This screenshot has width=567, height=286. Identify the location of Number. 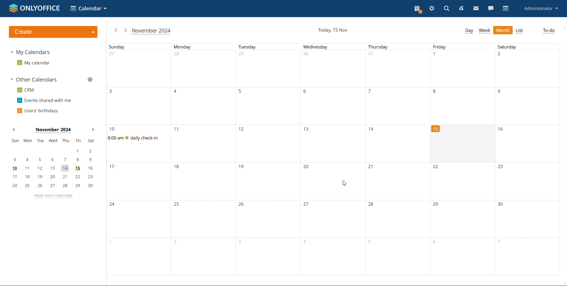
(372, 168).